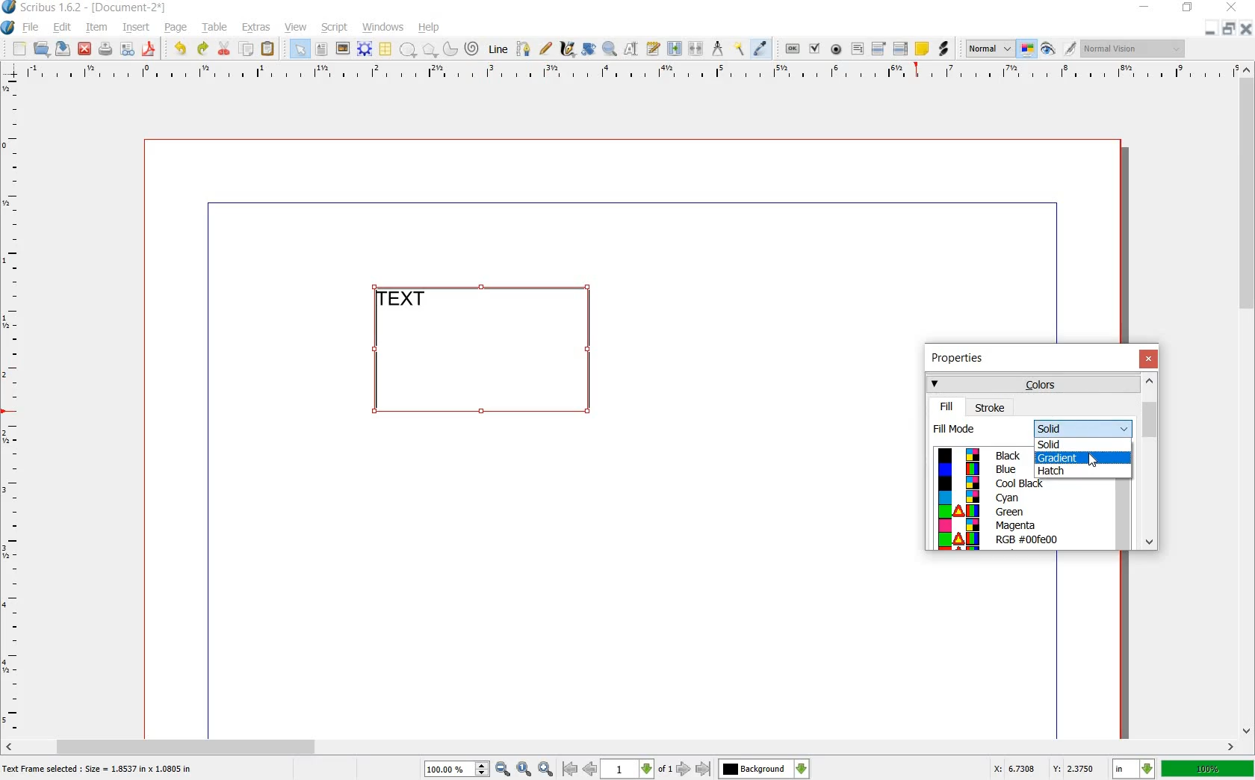  Describe the element at coordinates (19, 49) in the screenshot. I see `new` at that location.